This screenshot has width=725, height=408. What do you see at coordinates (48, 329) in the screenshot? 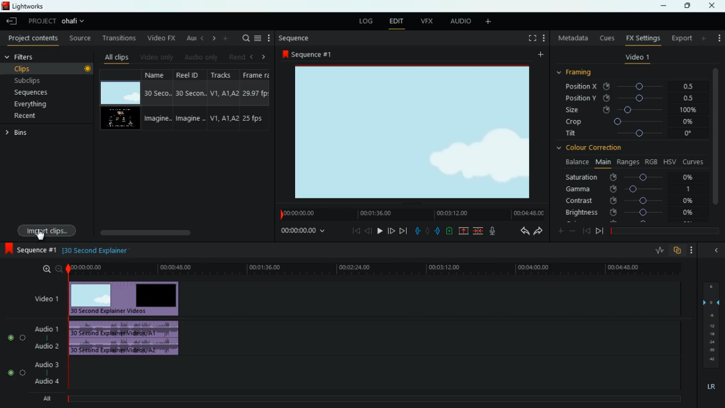
I see `audio 1` at bounding box center [48, 329].